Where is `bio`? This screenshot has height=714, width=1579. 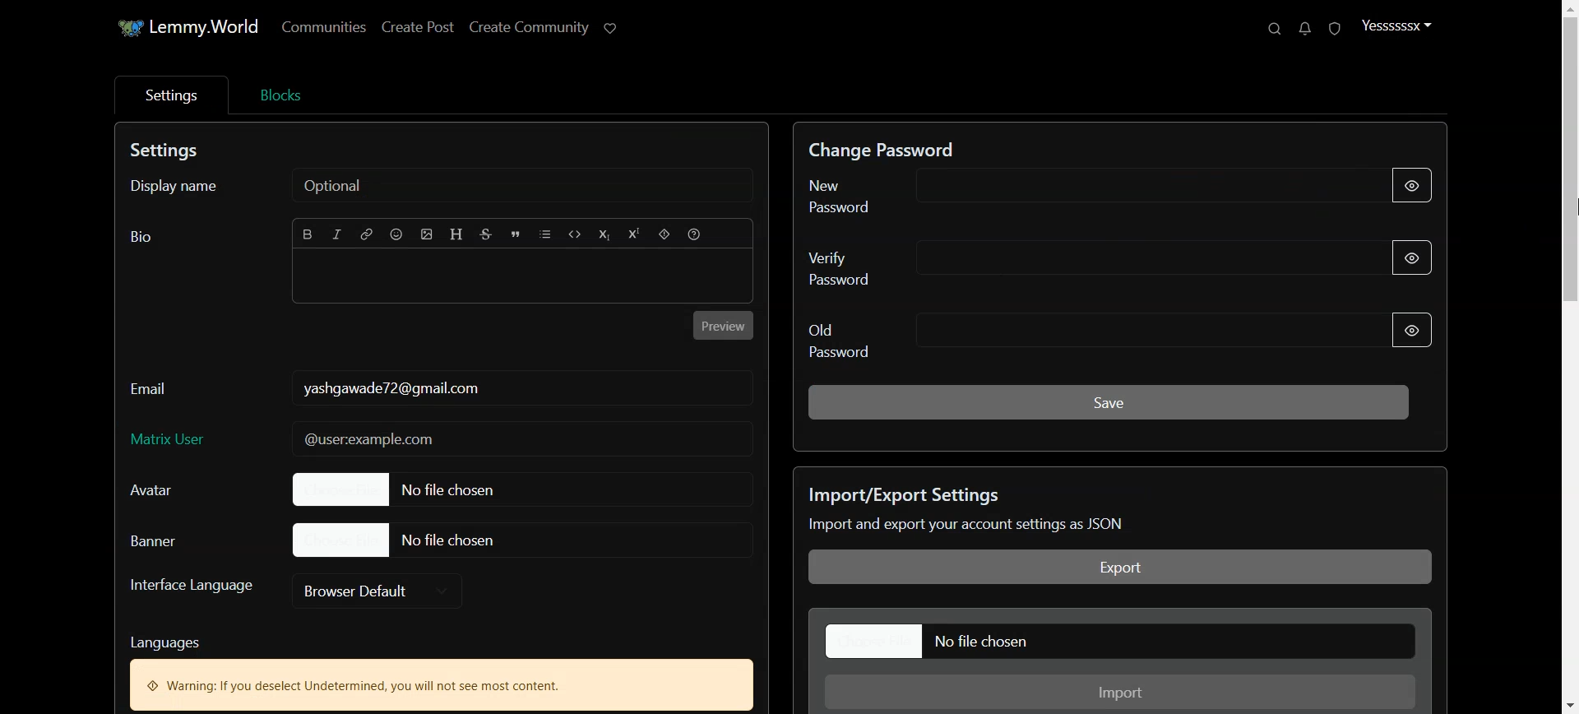
bio is located at coordinates (137, 239).